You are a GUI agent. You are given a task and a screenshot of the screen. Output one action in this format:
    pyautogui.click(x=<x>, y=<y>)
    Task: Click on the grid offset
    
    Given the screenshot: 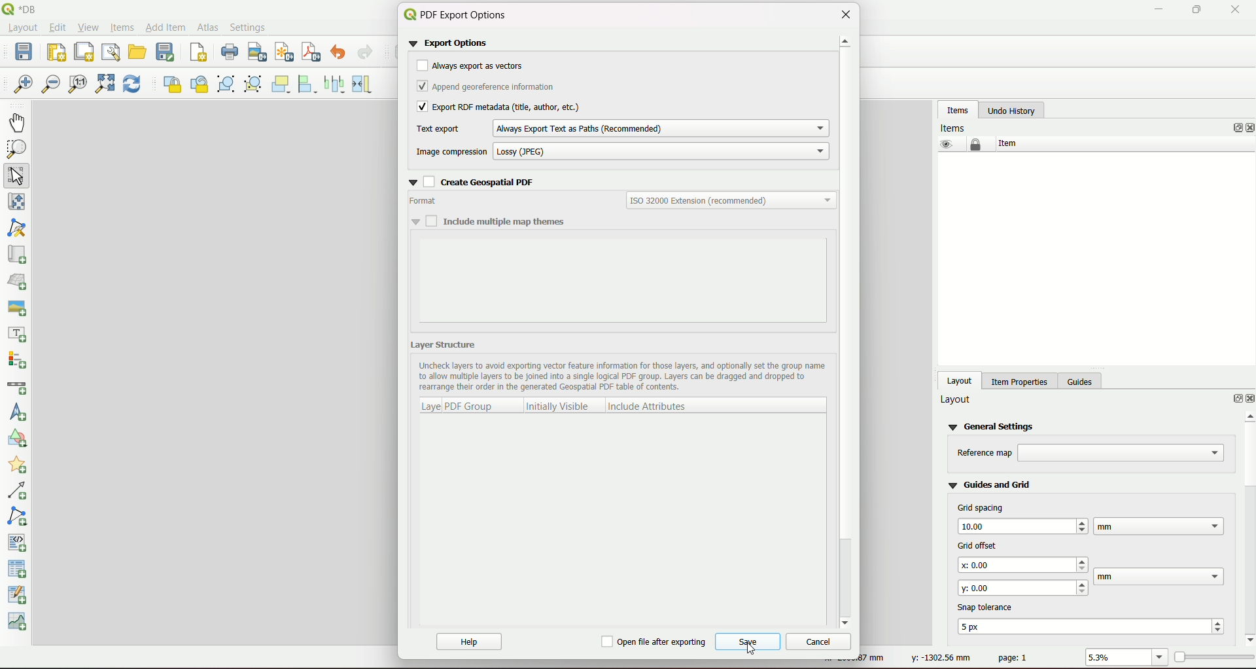 What is the action you would take?
    pyautogui.click(x=975, y=544)
    